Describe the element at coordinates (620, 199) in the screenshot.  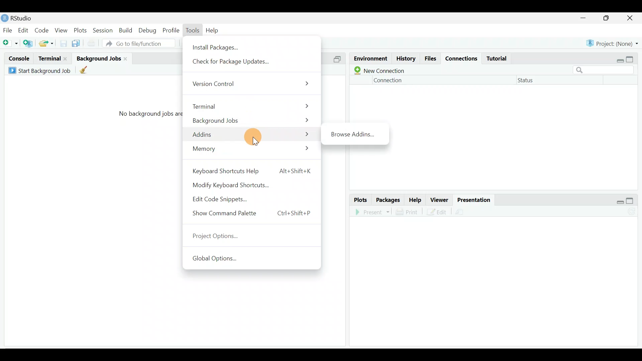
I see `restore down` at that location.